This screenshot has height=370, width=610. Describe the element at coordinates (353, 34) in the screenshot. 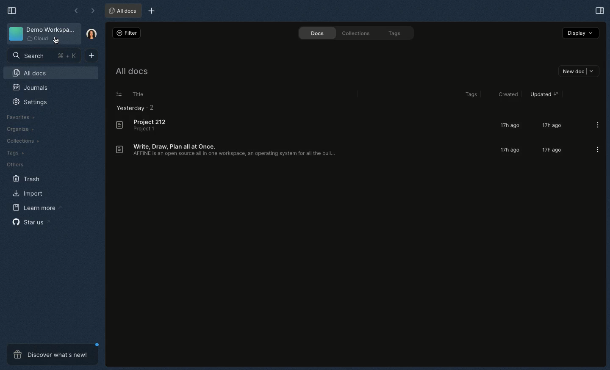

I see `Collections` at that location.